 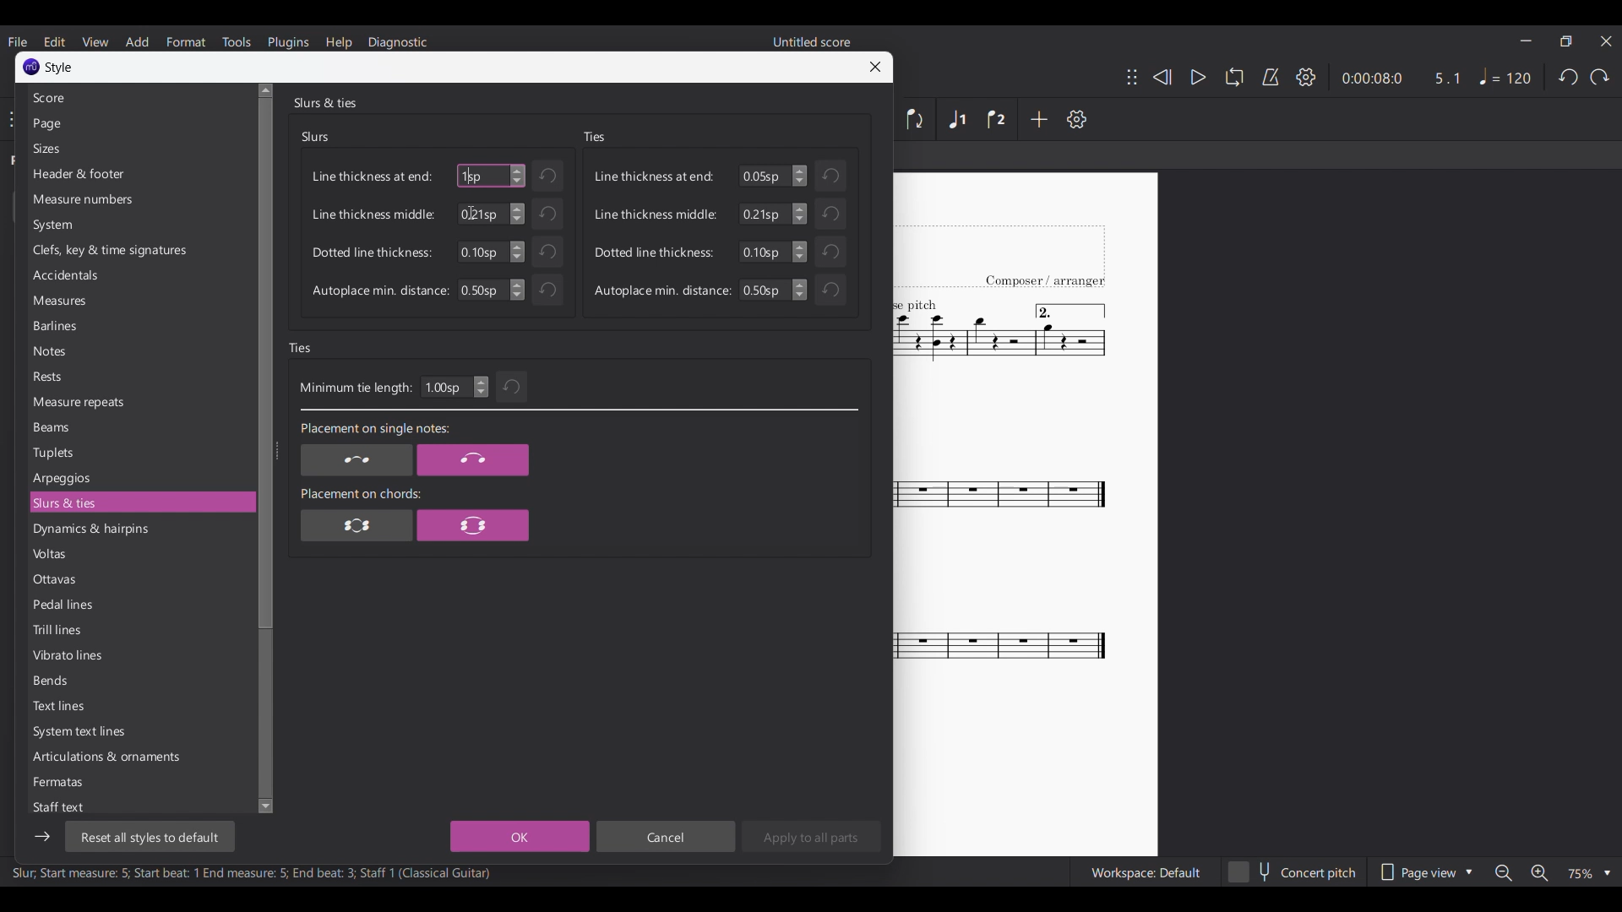 I want to click on Zoom out, so click(x=1504, y=872).